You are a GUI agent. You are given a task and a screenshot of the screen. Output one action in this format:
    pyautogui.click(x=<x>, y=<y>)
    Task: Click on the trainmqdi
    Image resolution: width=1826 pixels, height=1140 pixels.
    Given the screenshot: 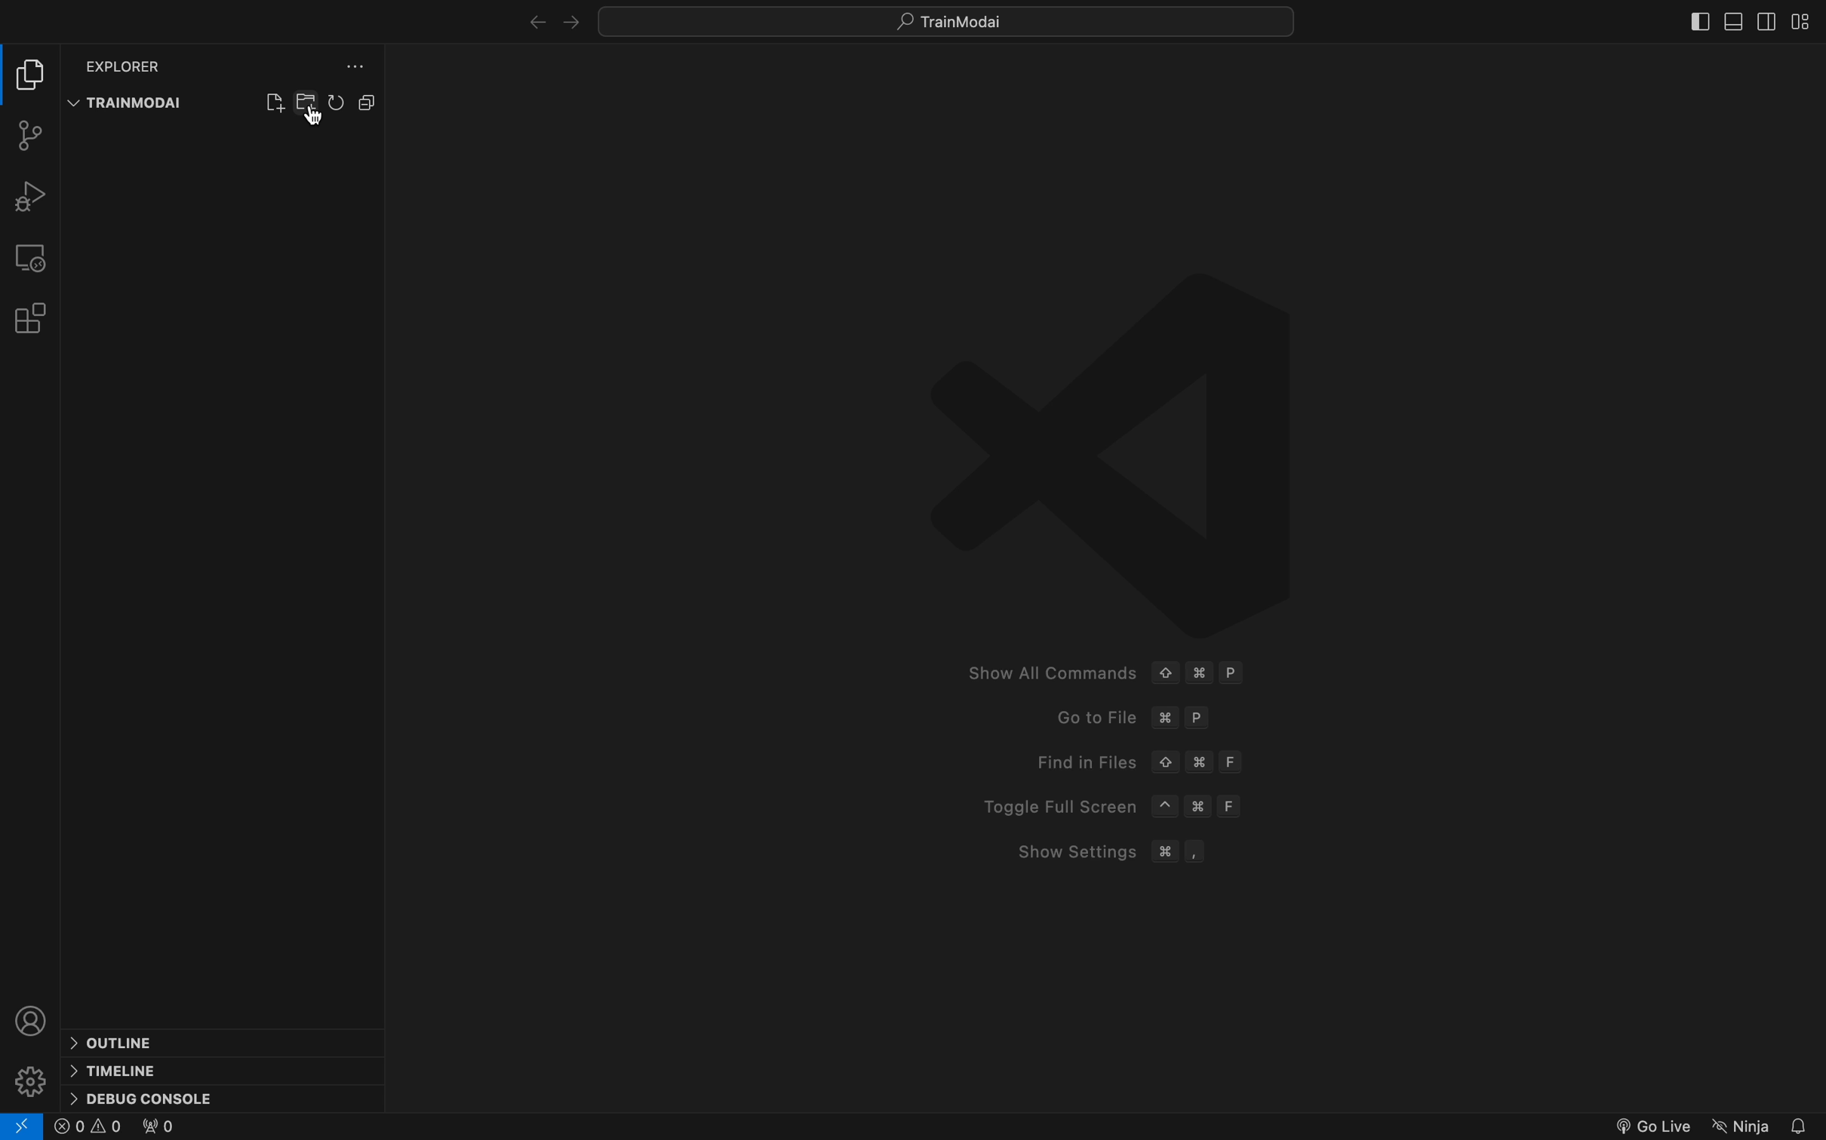 What is the action you would take?
    pyautogui.click(x=129, y=103)
    